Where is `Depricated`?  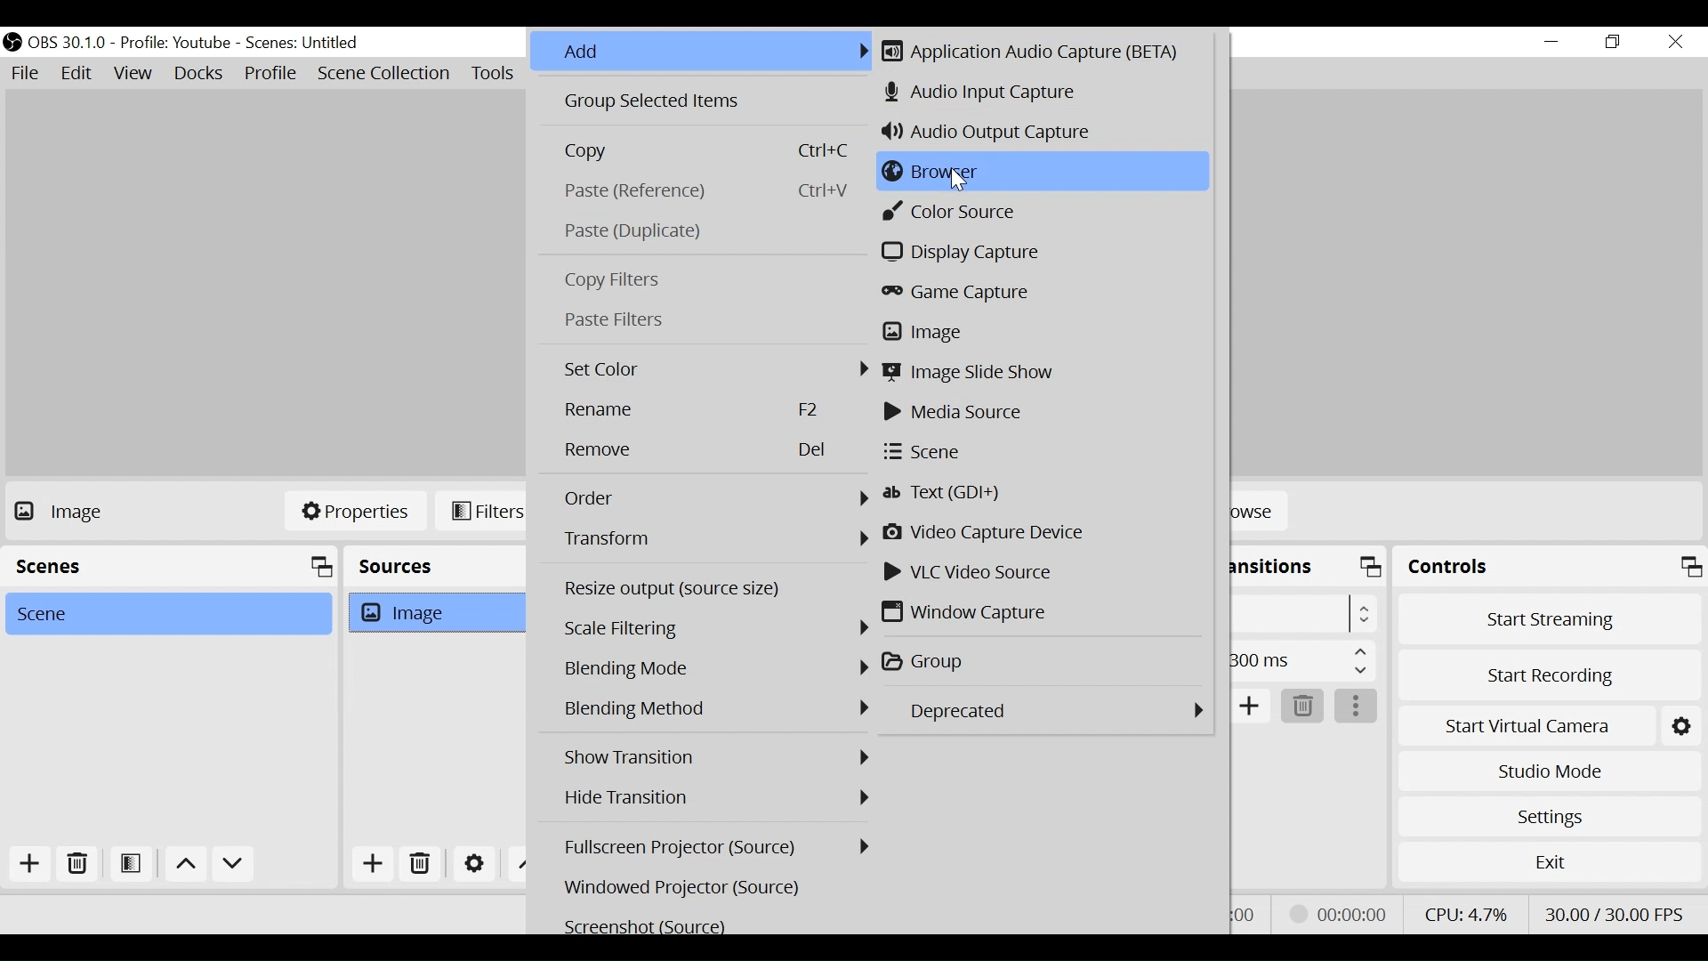
Depricated is located at coordinates (1050, 711).